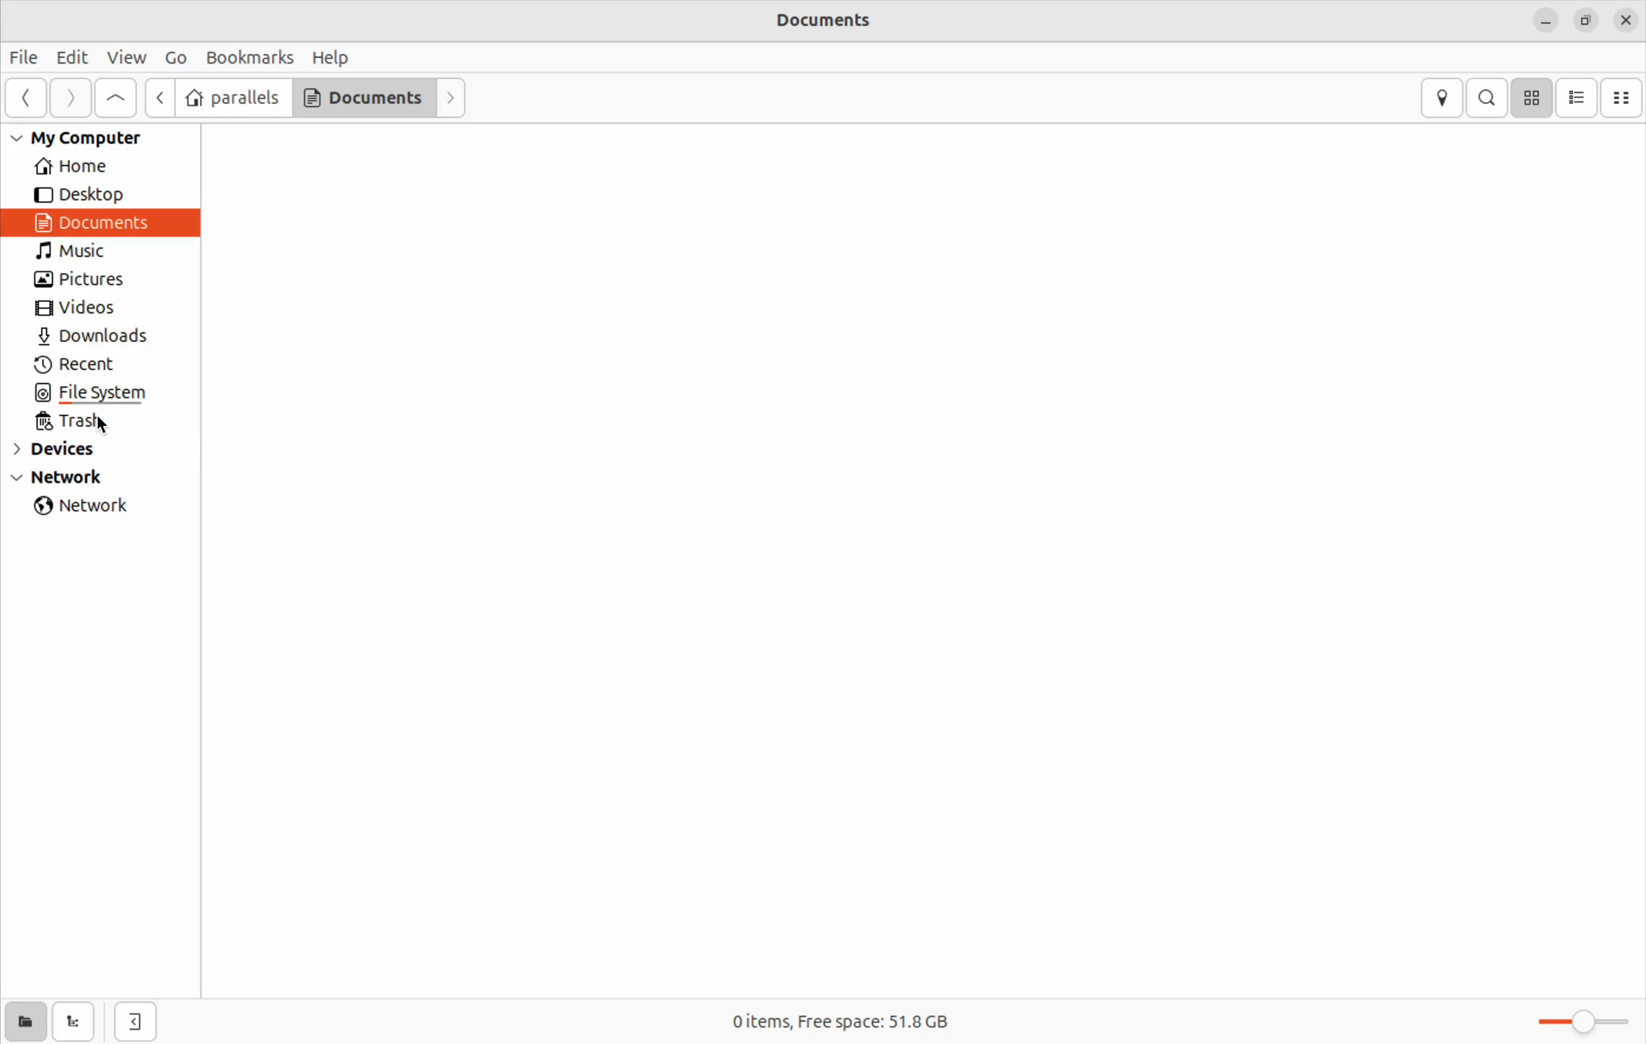 The image size is (1646, 1044). Describe the element at coordinates (116, 98) in the screenshot. I see `Go to first page` at that location.